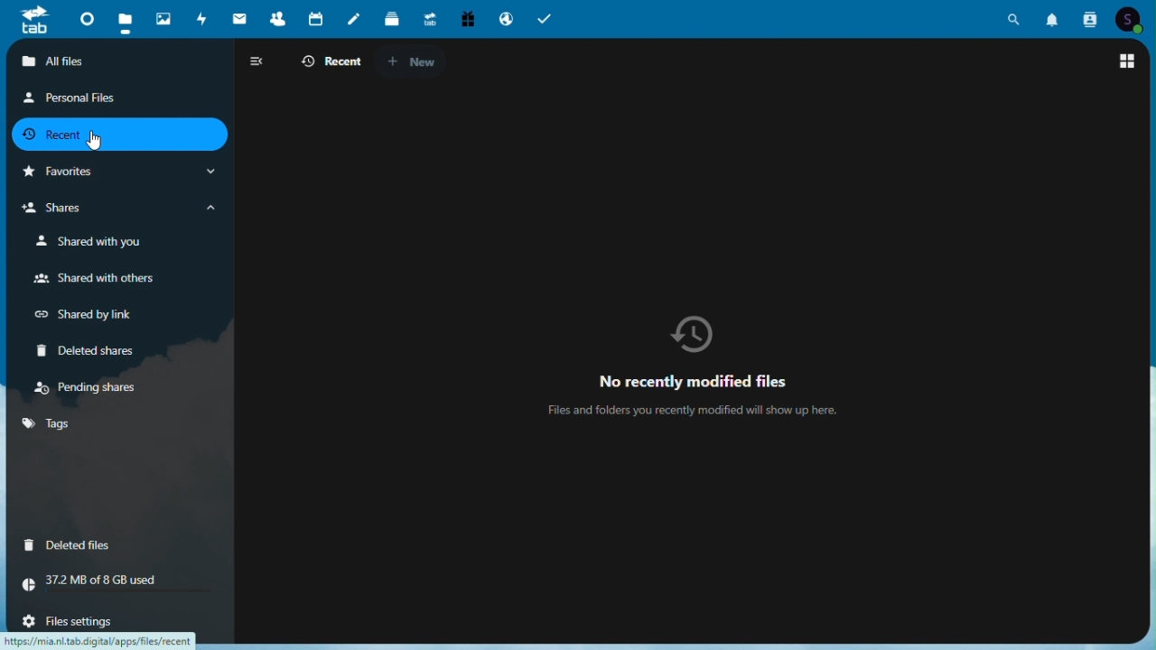 Image resolution: width=1156 pixels, height=650 pixels. What do you see at coordinates (117, 580) in the screenshot?
I see `Storage` at bounding box center [117, 580].